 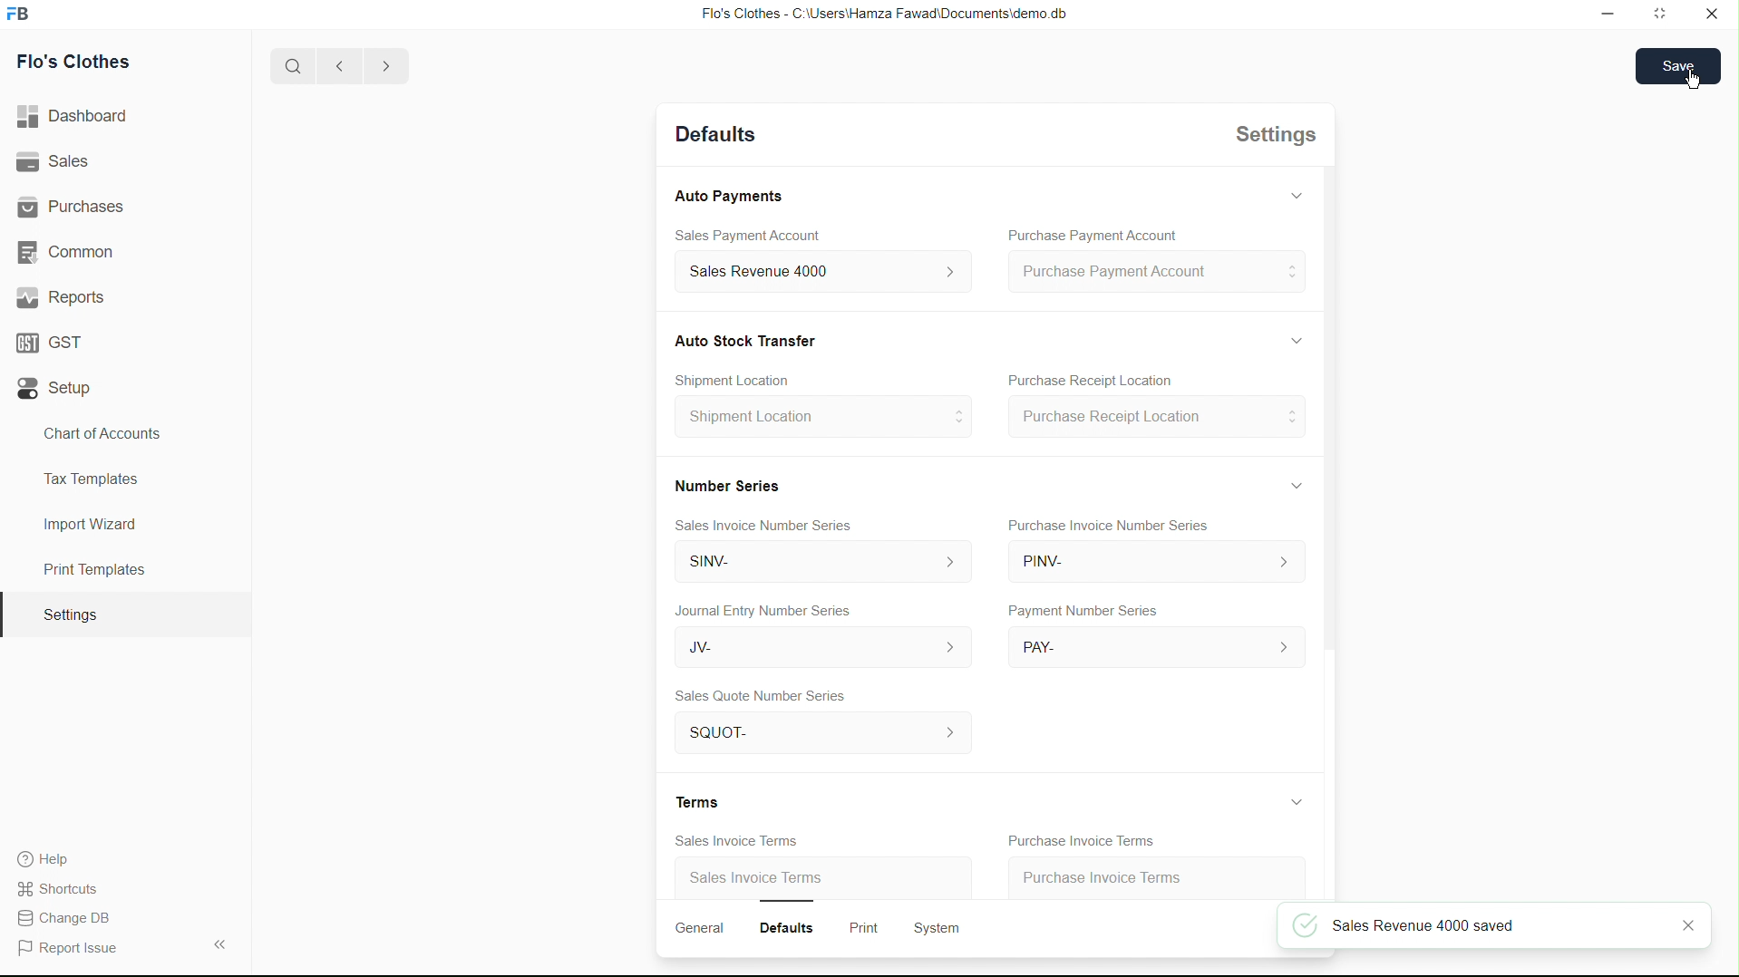 I want to click on Search, so click(x=287, y=66).